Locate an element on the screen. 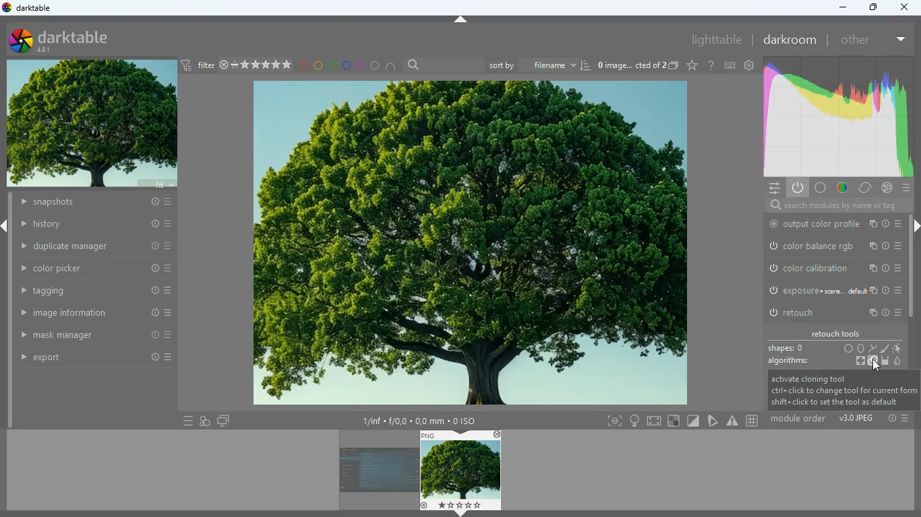  darkroom is located at coordinates (790, 40).